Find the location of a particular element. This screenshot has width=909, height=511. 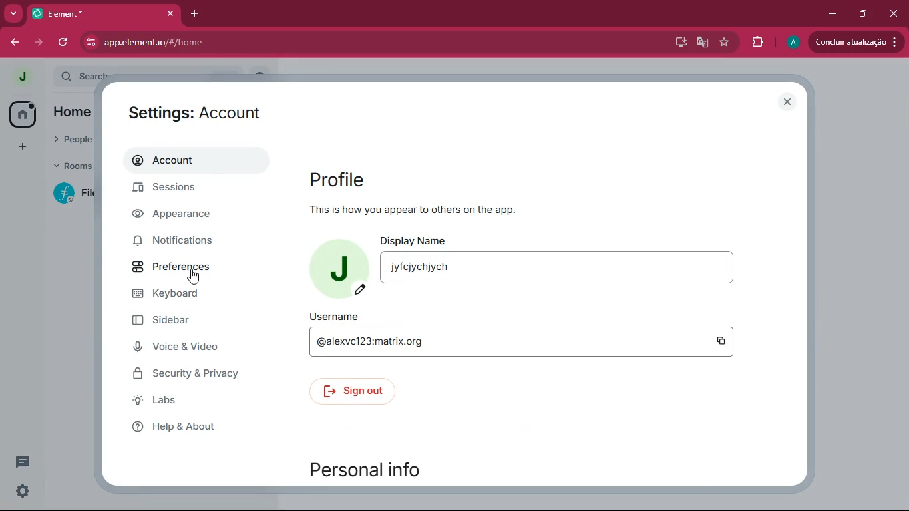

close is located at coordinates (787, 102).